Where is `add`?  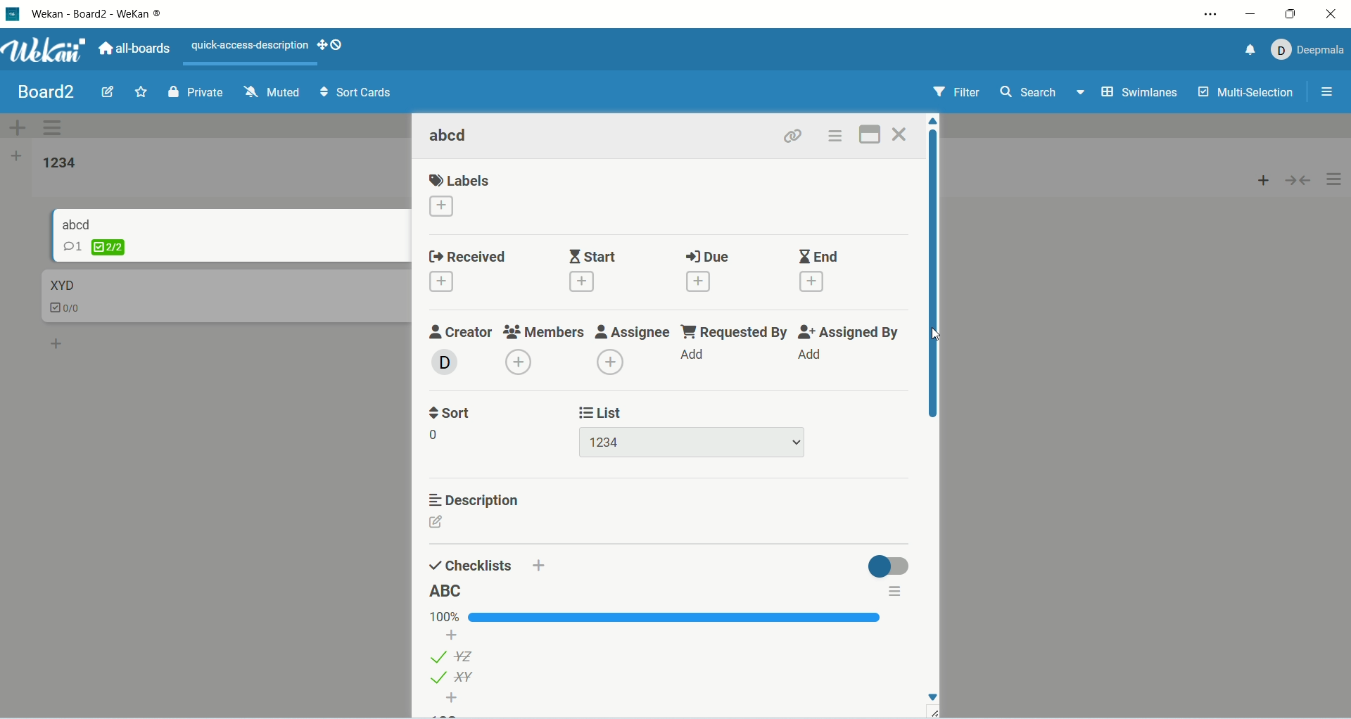
add is located at coordinates (809, 354).